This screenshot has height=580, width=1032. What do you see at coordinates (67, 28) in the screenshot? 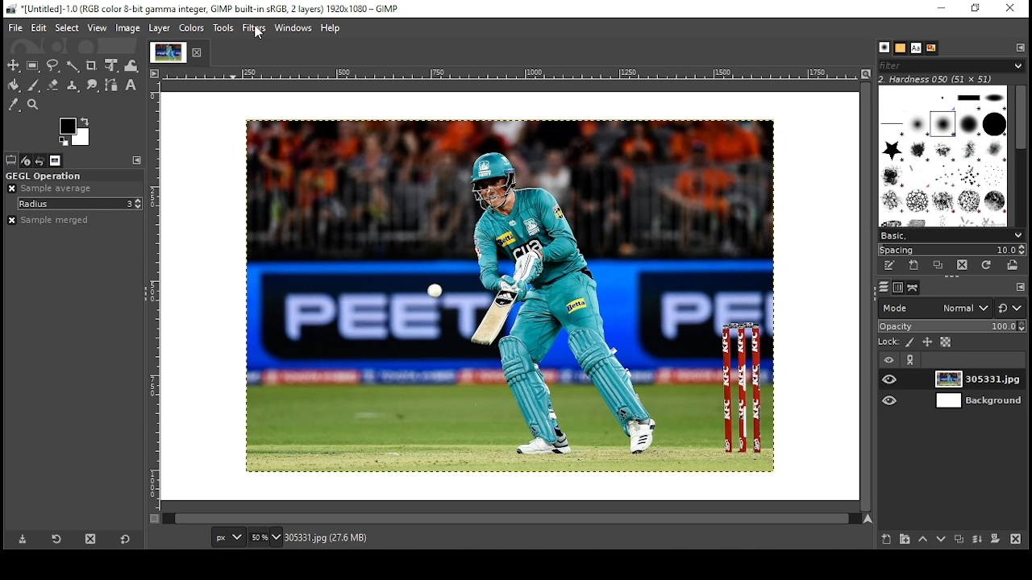
I see `select` at bounding box center [67, 28].